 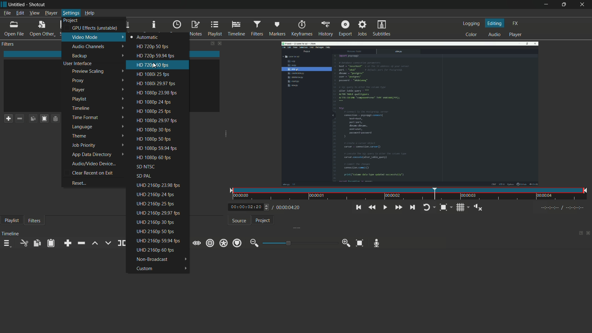 What do you see at coordinates (398, 207) in the screenshot?
I see `quickly play forward` at bounding box center [398, 207].